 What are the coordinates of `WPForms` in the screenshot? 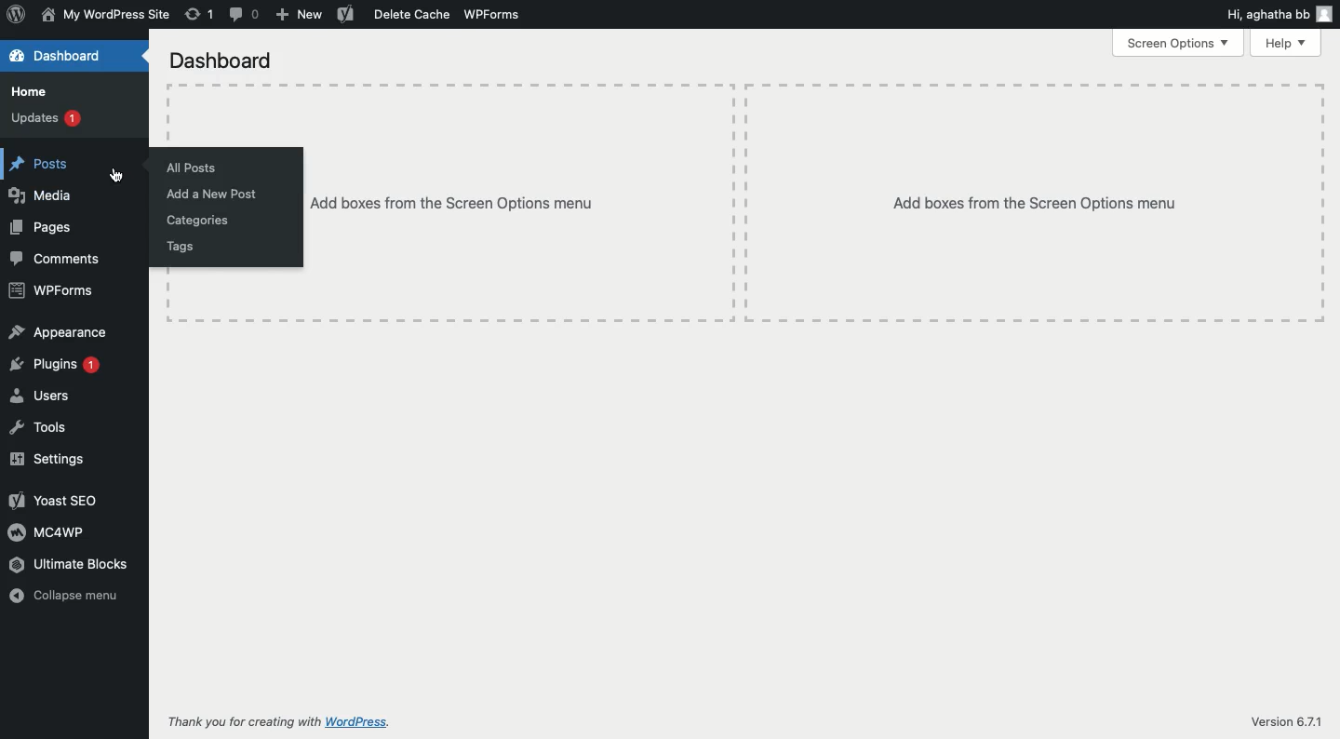 It's located at (495, 19).